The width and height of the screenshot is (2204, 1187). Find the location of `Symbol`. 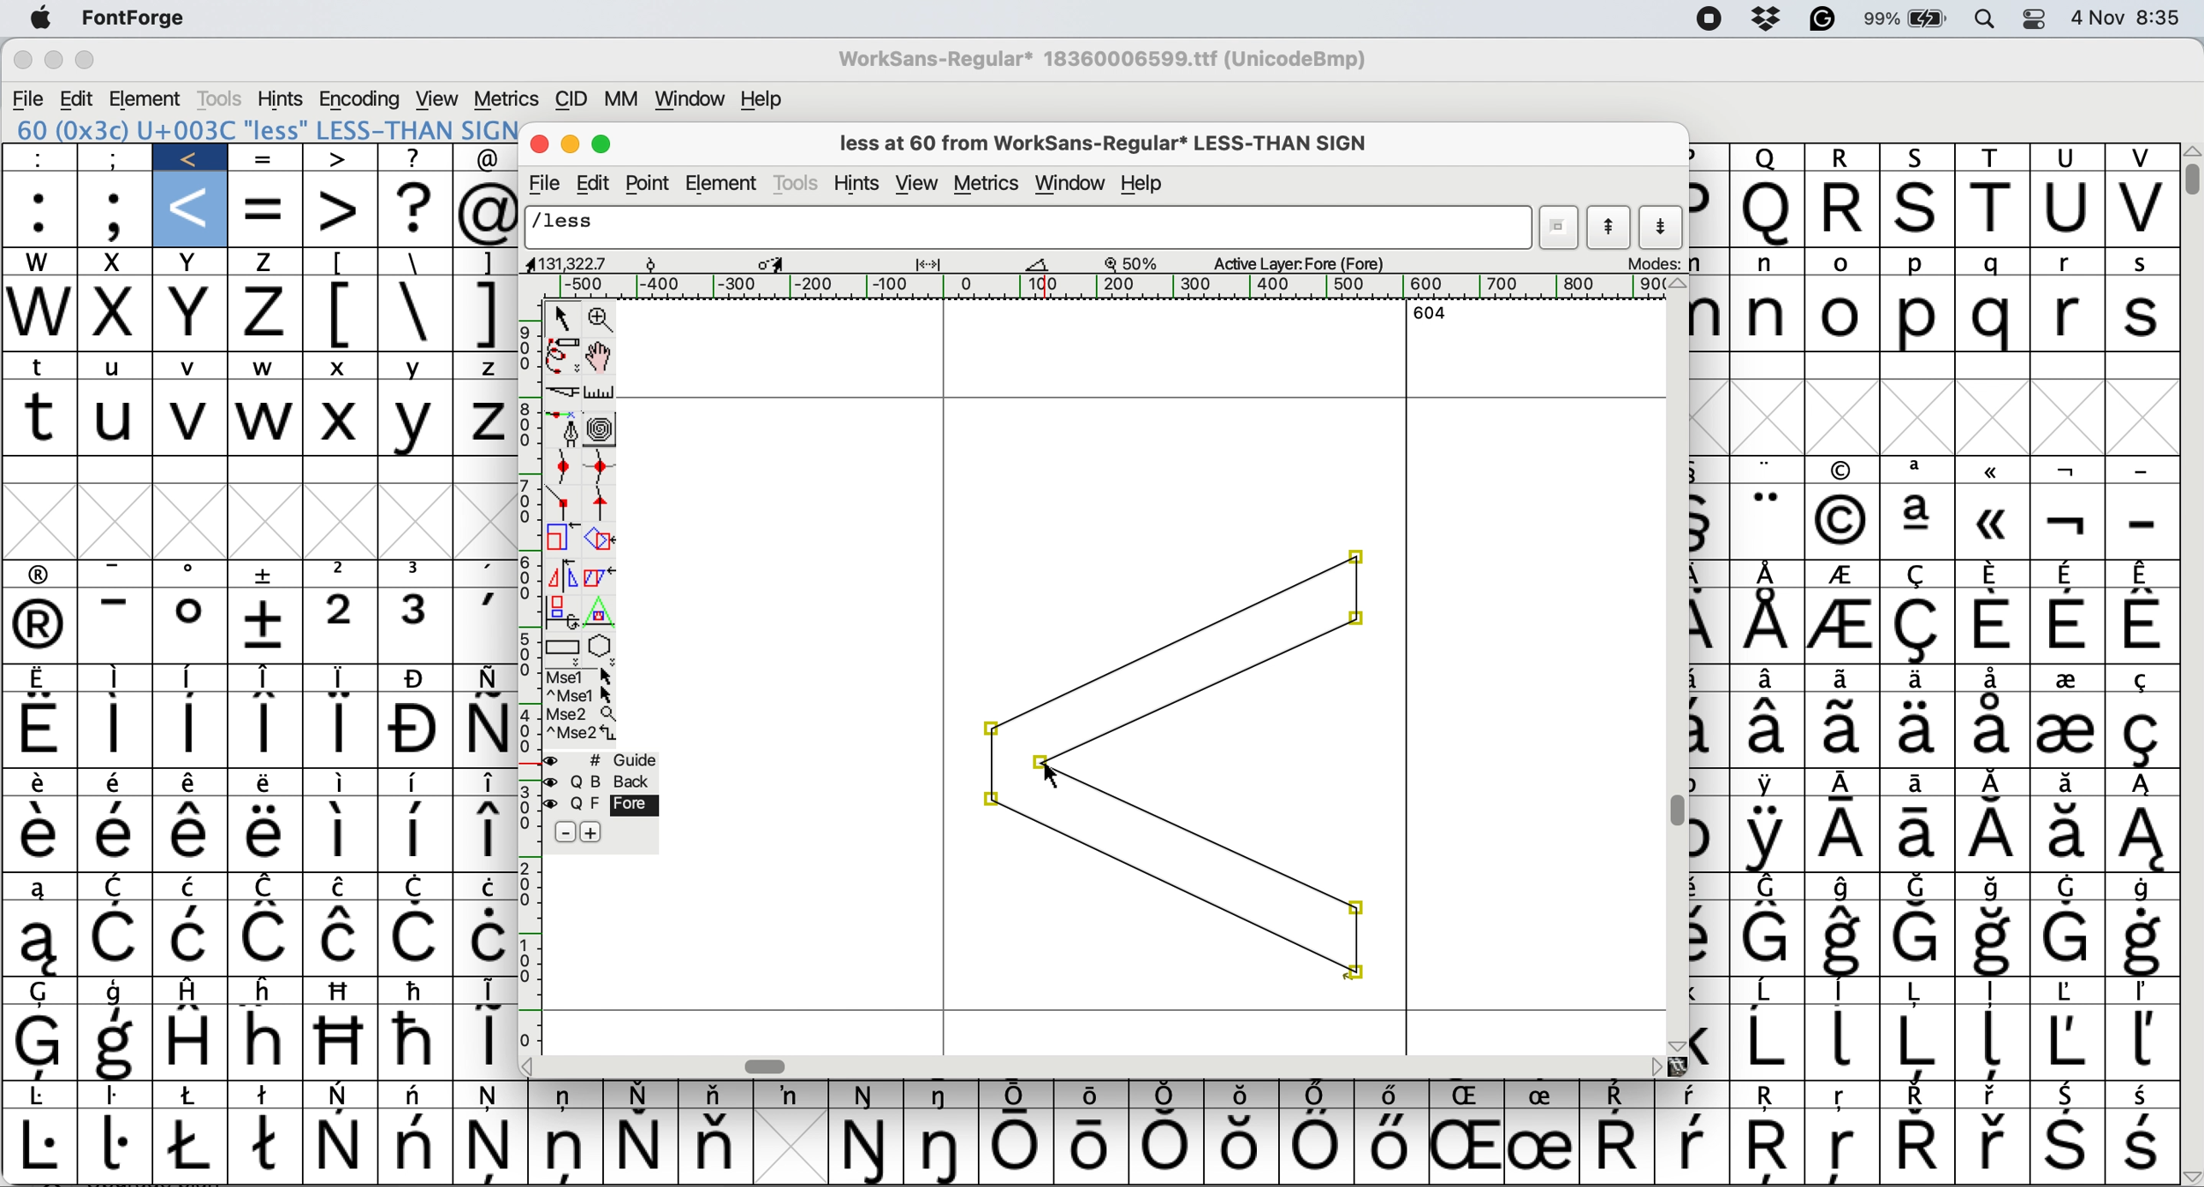

Symbol is located at coordinates (268, 940).